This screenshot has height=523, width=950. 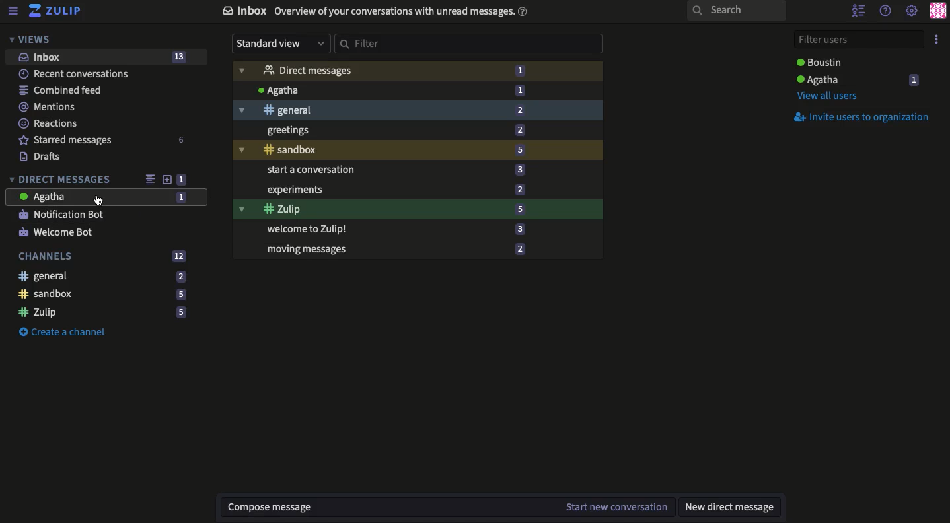 I want to click on Start new conversation, so click(x=617, y=506).